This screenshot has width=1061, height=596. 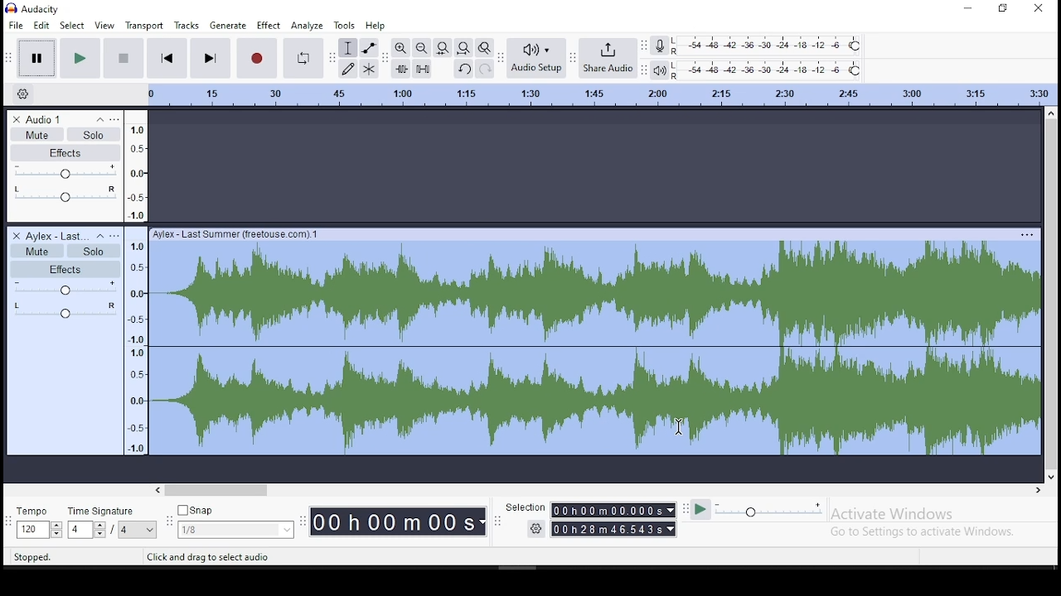 I want to click on effect, so click(x=269, y=26).